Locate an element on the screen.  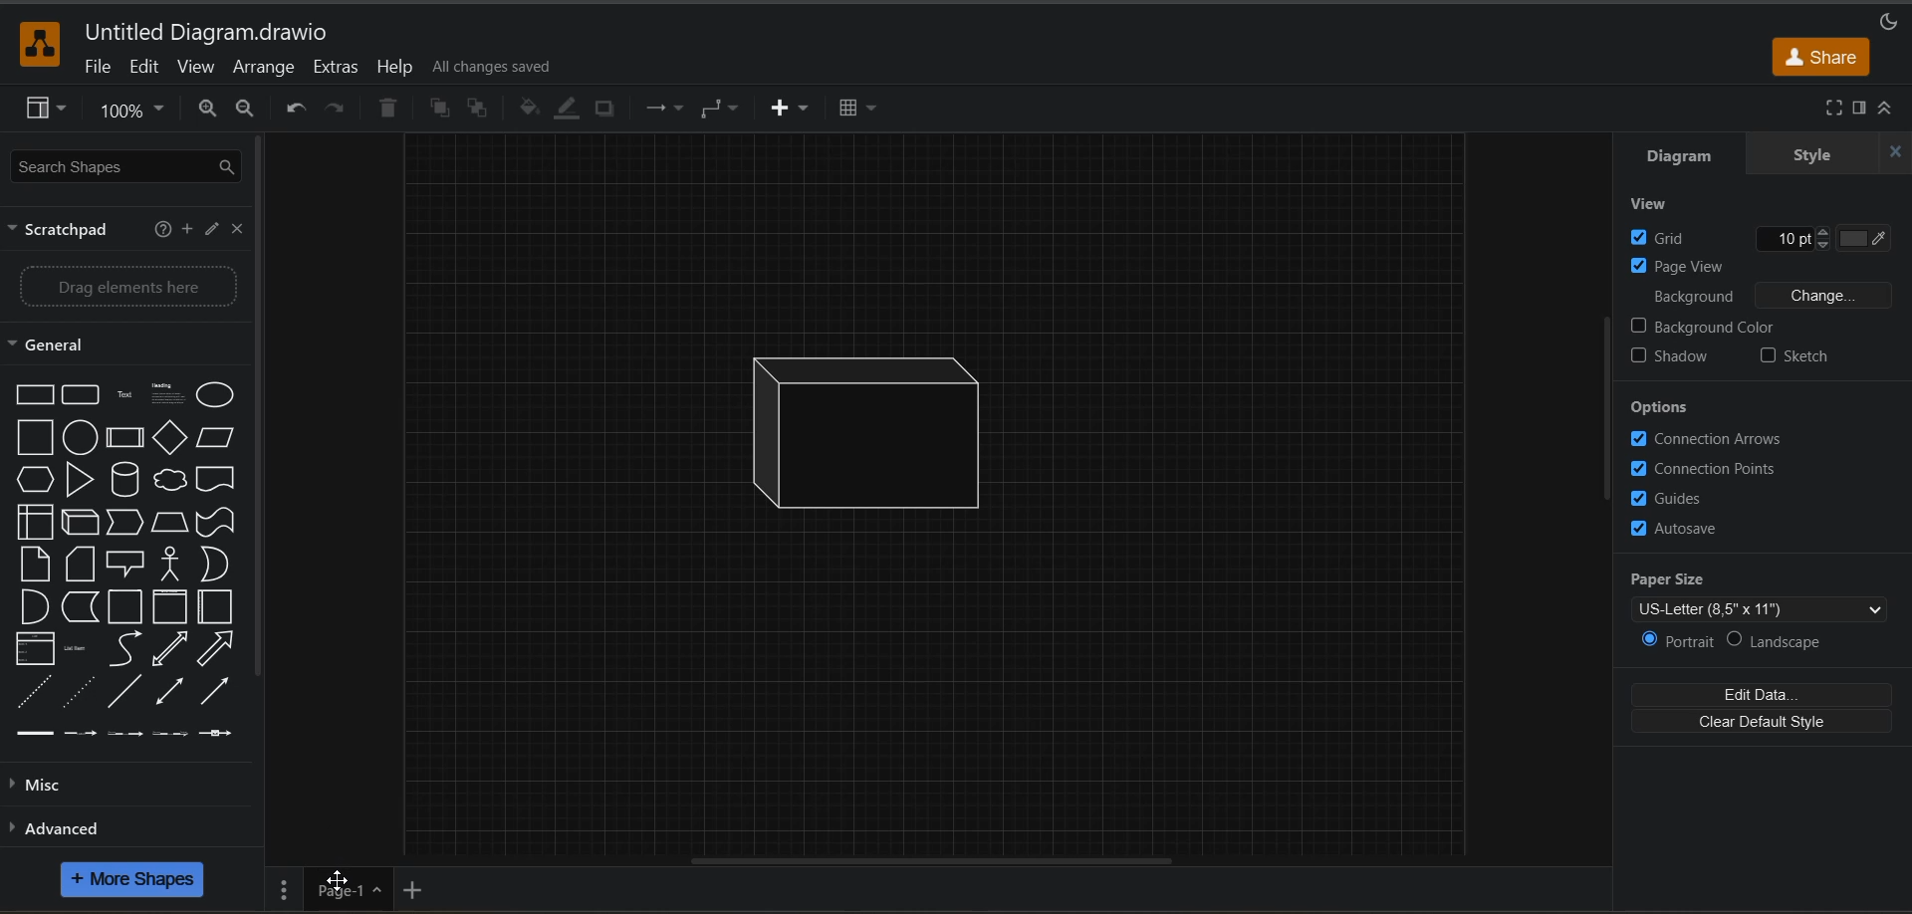
edit data is located at coordinates (1767, 694).